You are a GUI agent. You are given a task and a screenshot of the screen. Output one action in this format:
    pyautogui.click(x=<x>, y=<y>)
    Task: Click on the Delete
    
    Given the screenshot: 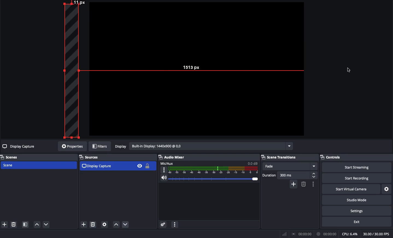 What is the action you would take?
    pyautogui.click(x=93, y=225)
    